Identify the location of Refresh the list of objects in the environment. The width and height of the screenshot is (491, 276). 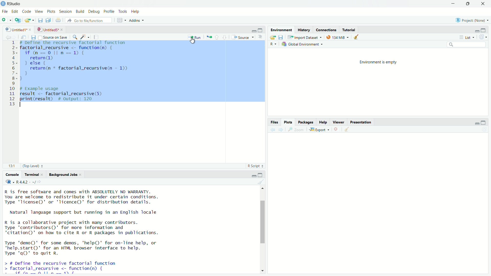
(483, 37).